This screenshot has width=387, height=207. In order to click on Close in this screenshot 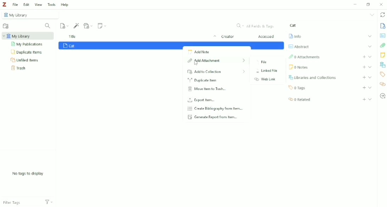, I will do `click(381, 4)`.